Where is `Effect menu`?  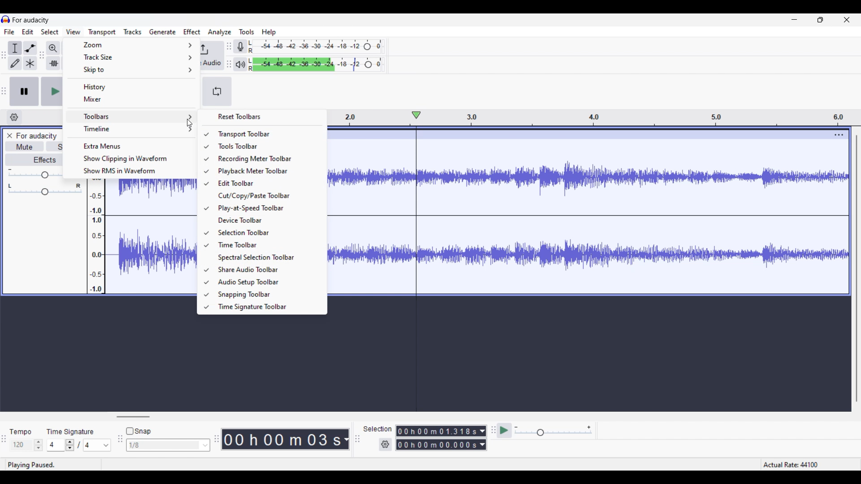 Effect menu is located at coordinates (192, 31).